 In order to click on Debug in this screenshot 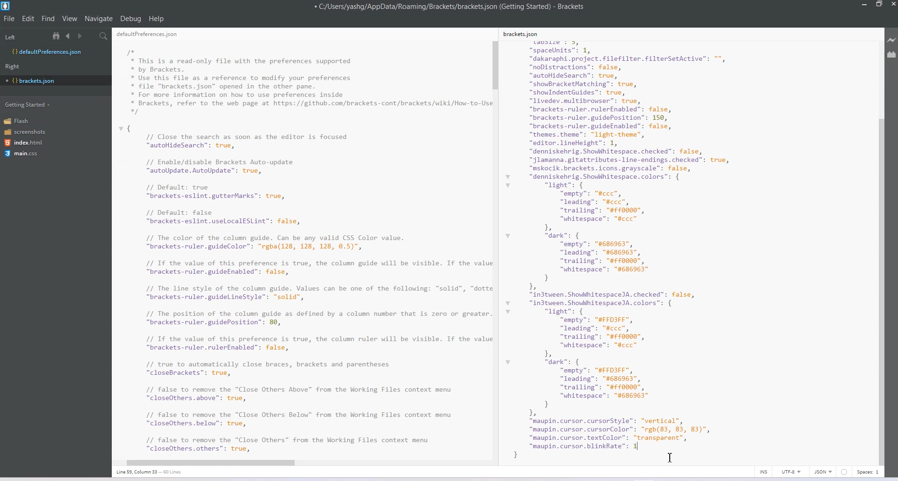, I will do `click(130, 18)`.